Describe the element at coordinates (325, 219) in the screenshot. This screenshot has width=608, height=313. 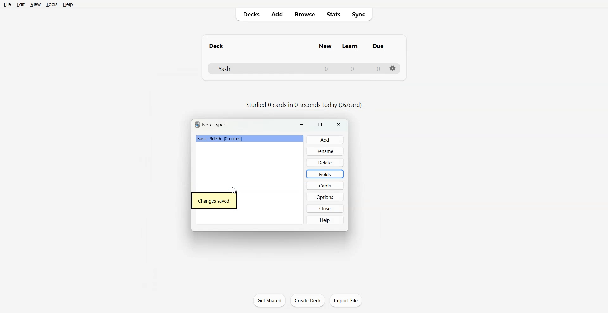
I see `Help` at that location.